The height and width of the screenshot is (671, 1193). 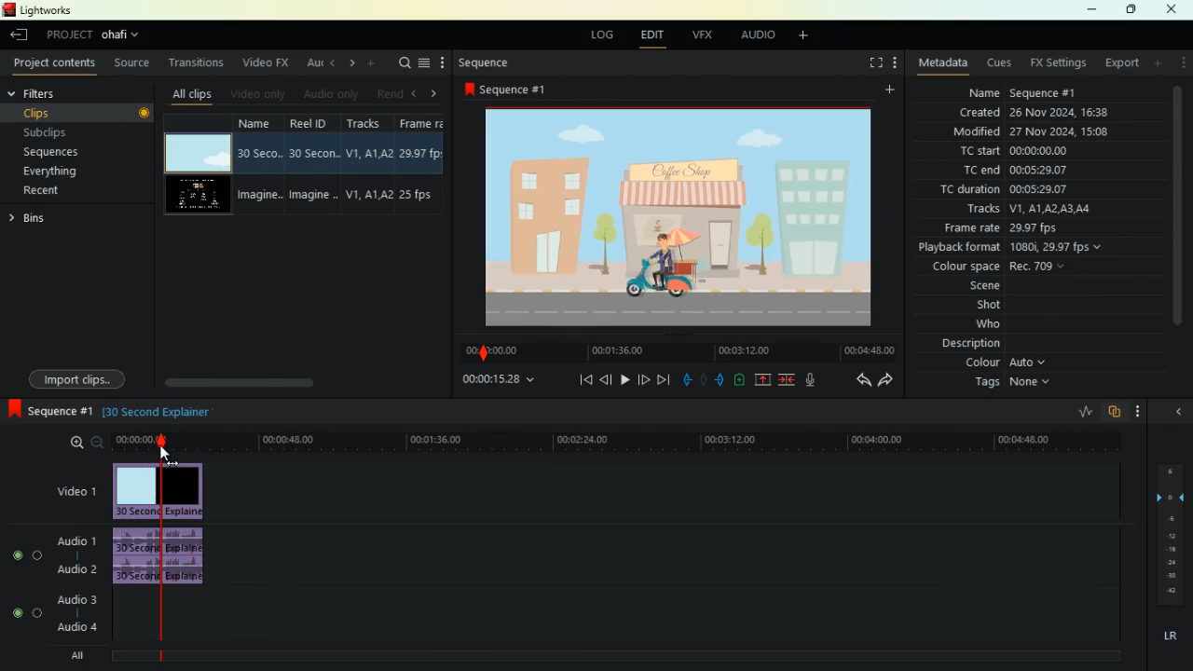 What do you see at coordinates (487, 63) in the screenshot?
I see `sequence` at bounding box center [487, 63].